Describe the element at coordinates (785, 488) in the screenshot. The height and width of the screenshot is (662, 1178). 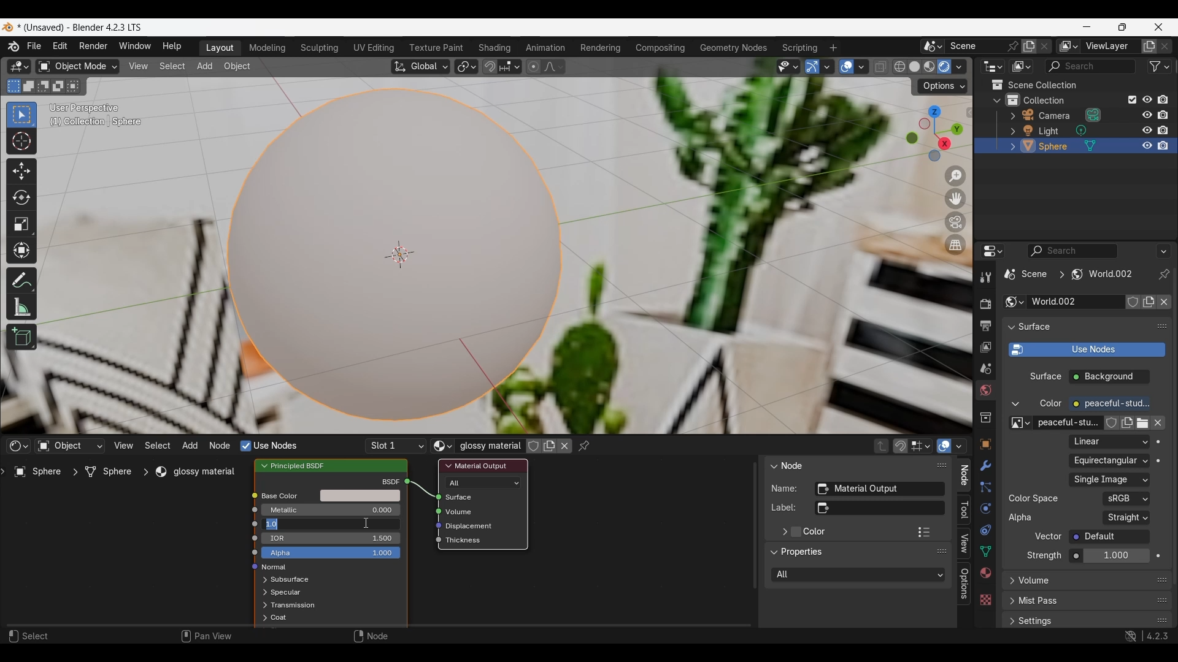
I see `Name:` at that location.